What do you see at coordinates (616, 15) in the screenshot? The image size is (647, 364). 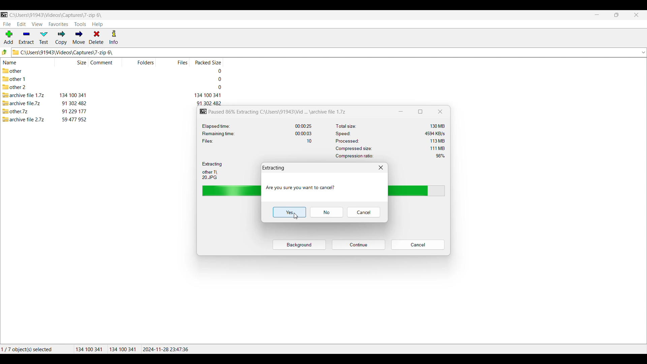 I see `Resize` at bounding box center [616, 15].